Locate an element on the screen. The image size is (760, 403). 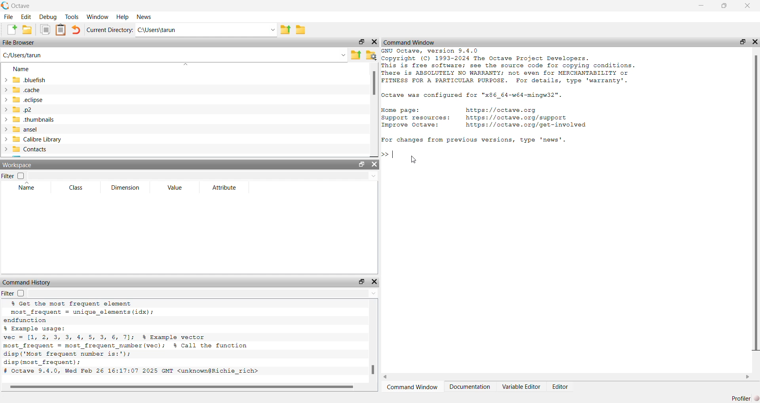
Help is located at coordinates (122, 17).